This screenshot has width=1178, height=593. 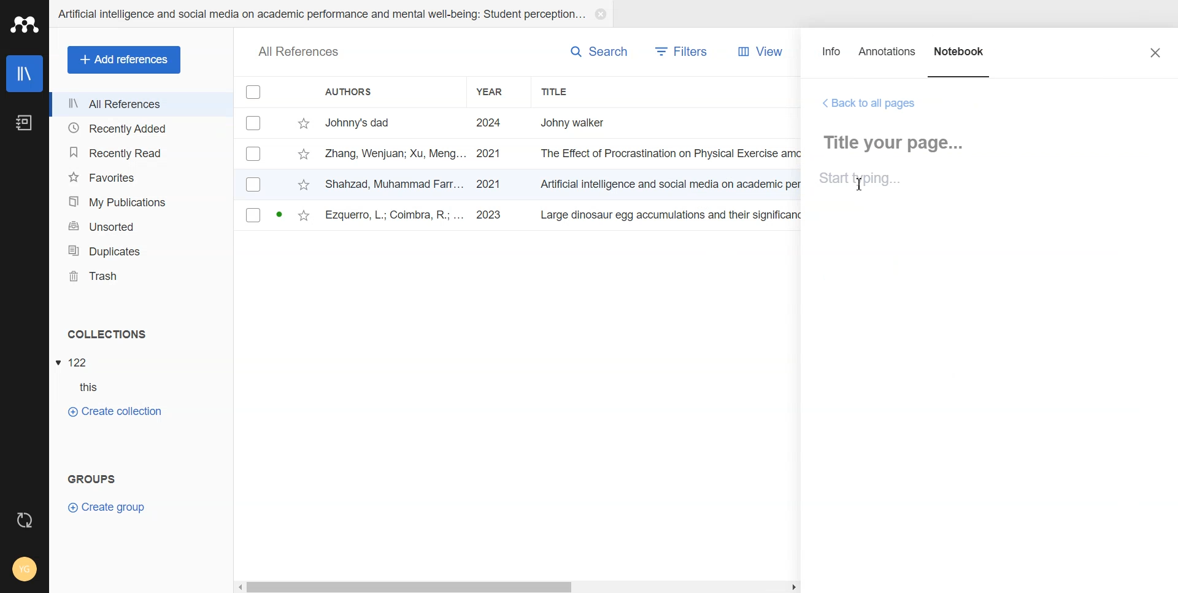 What do you see at coordinates (396, 153) in the screenshot?
I see `zang, wenjuan; xu, meng...` at bounding box center [396, 153].